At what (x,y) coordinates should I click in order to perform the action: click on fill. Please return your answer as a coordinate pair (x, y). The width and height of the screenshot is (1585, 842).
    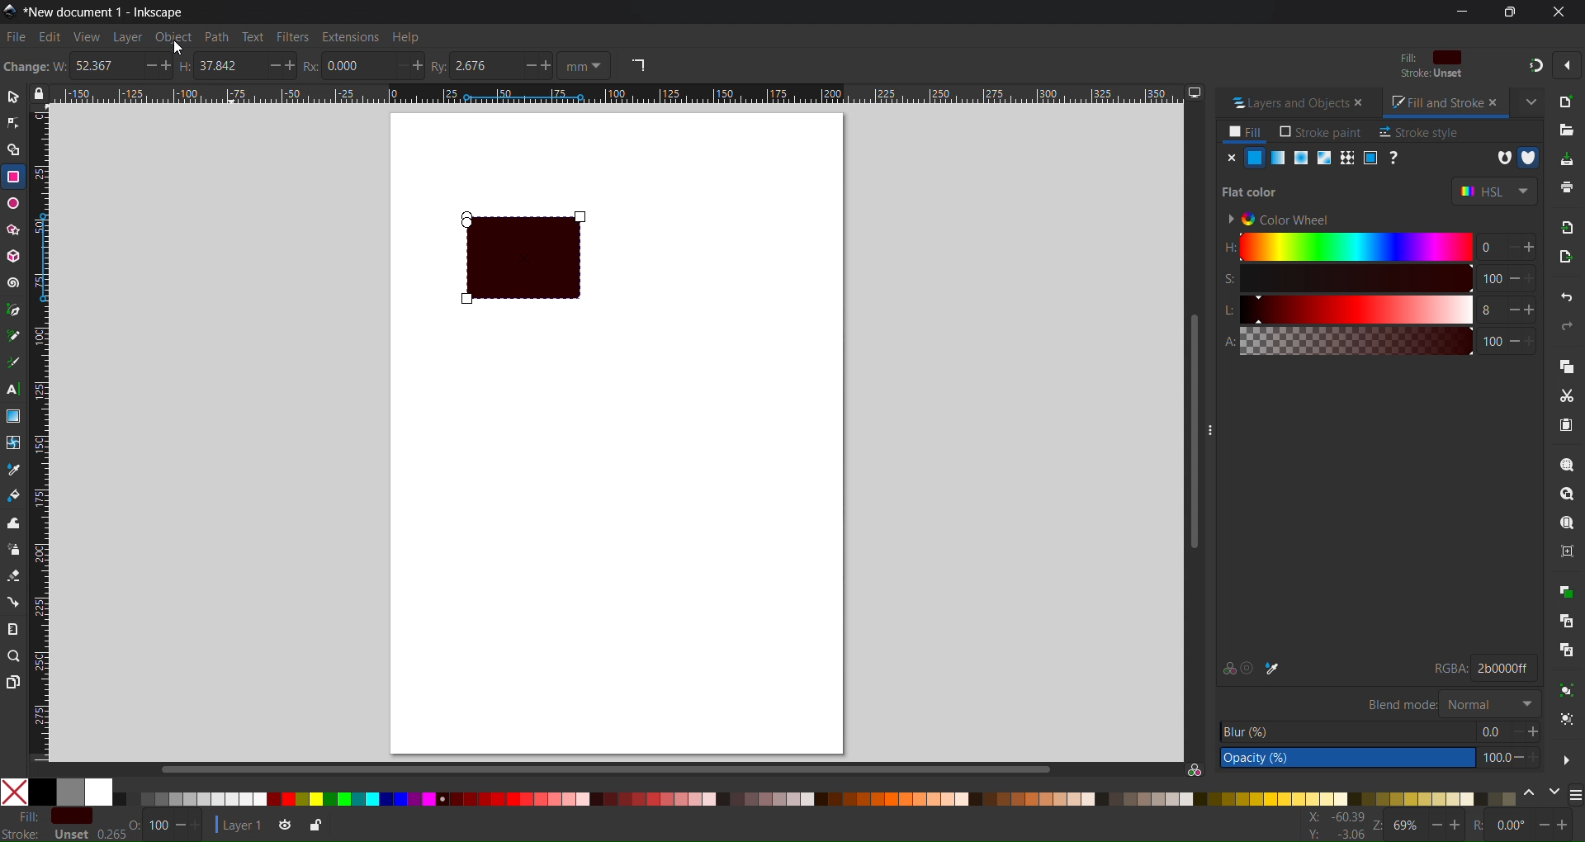
    Looking at the image, I should click on (21, 816).